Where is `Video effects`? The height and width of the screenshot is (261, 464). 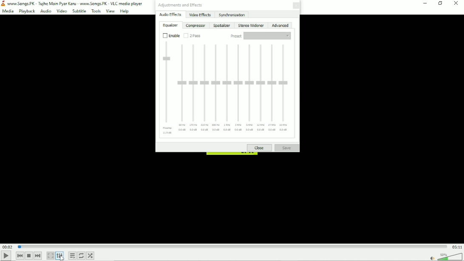 Video effects is located at coordinates (199, 14).